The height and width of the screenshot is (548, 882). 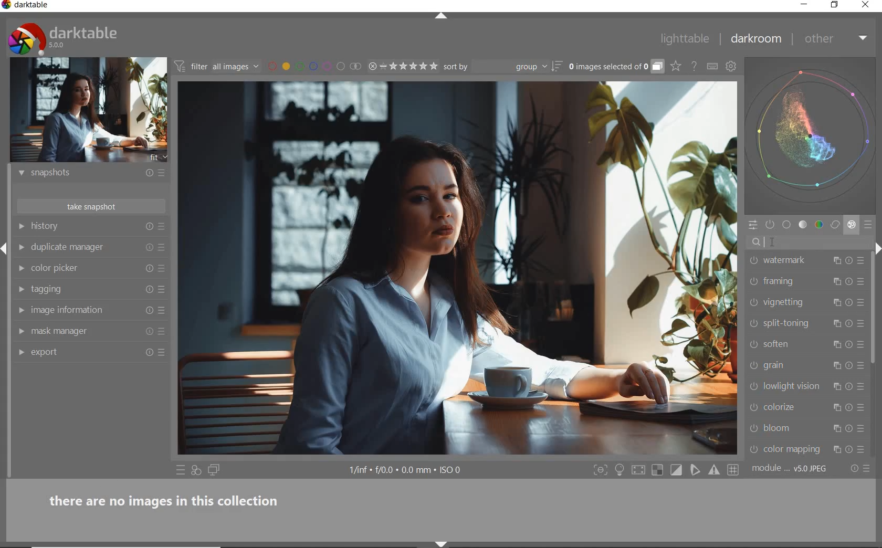 I want to click on show module, so click(x=21, y=247).